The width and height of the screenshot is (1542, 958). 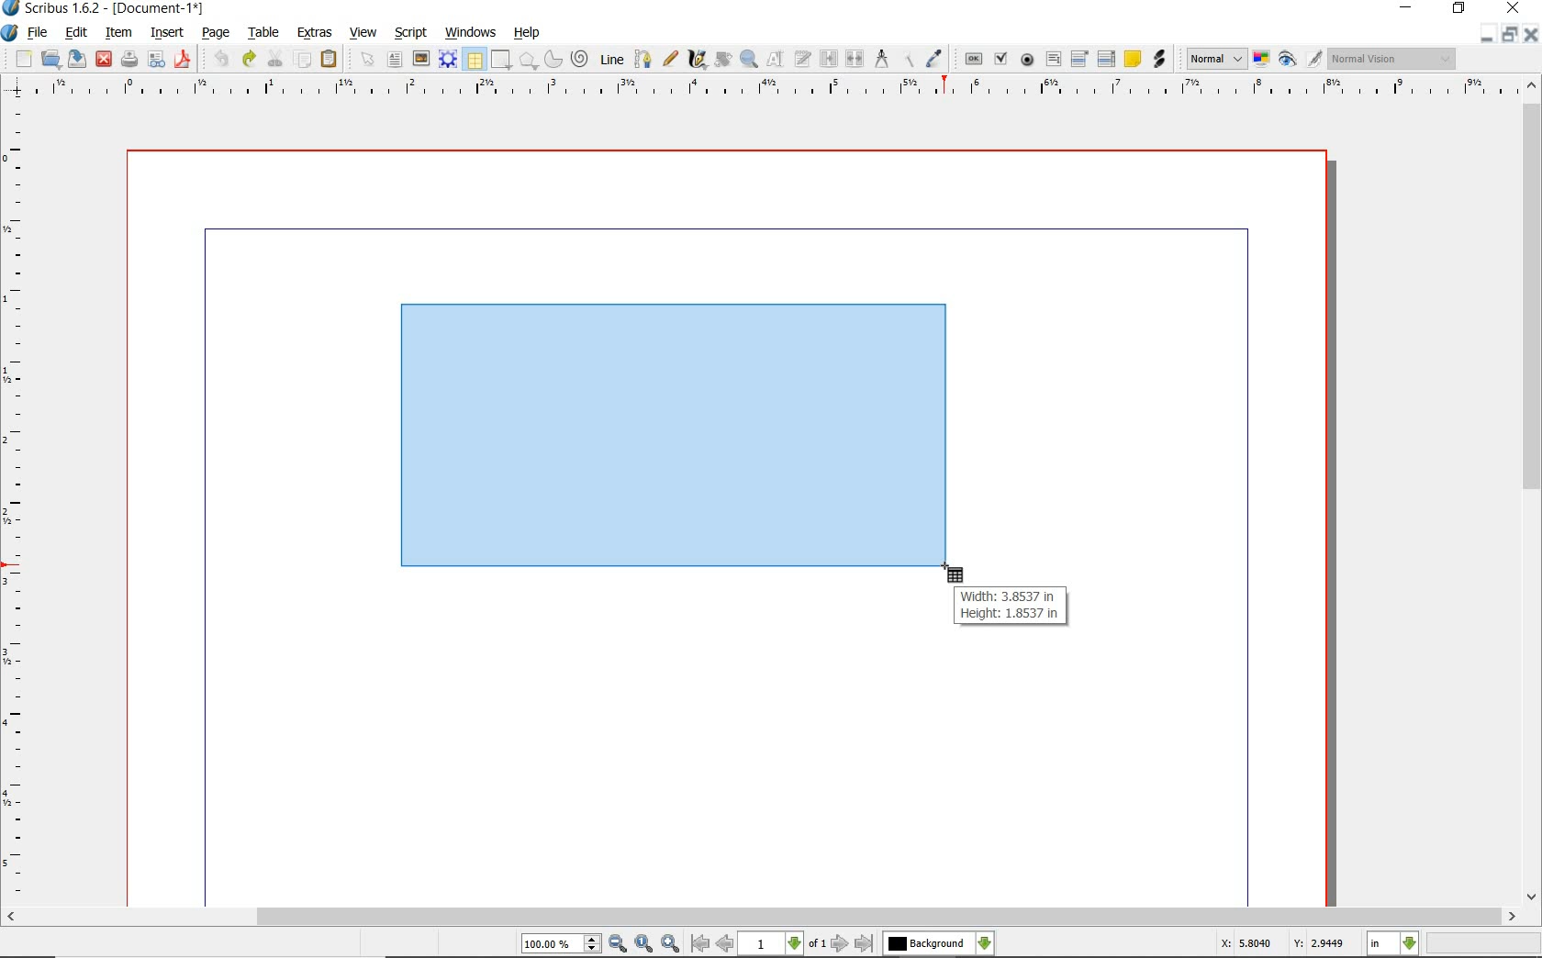 What do you see at coordinates (475, 61) in the screenshot?
I see `table` at bounding box center [475, 61].